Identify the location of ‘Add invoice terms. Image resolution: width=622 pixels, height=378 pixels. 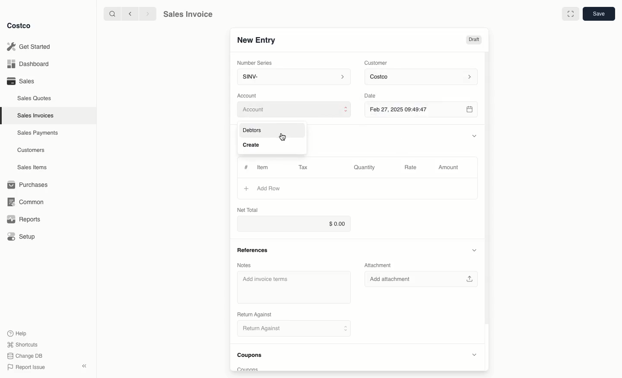
(267, 280).